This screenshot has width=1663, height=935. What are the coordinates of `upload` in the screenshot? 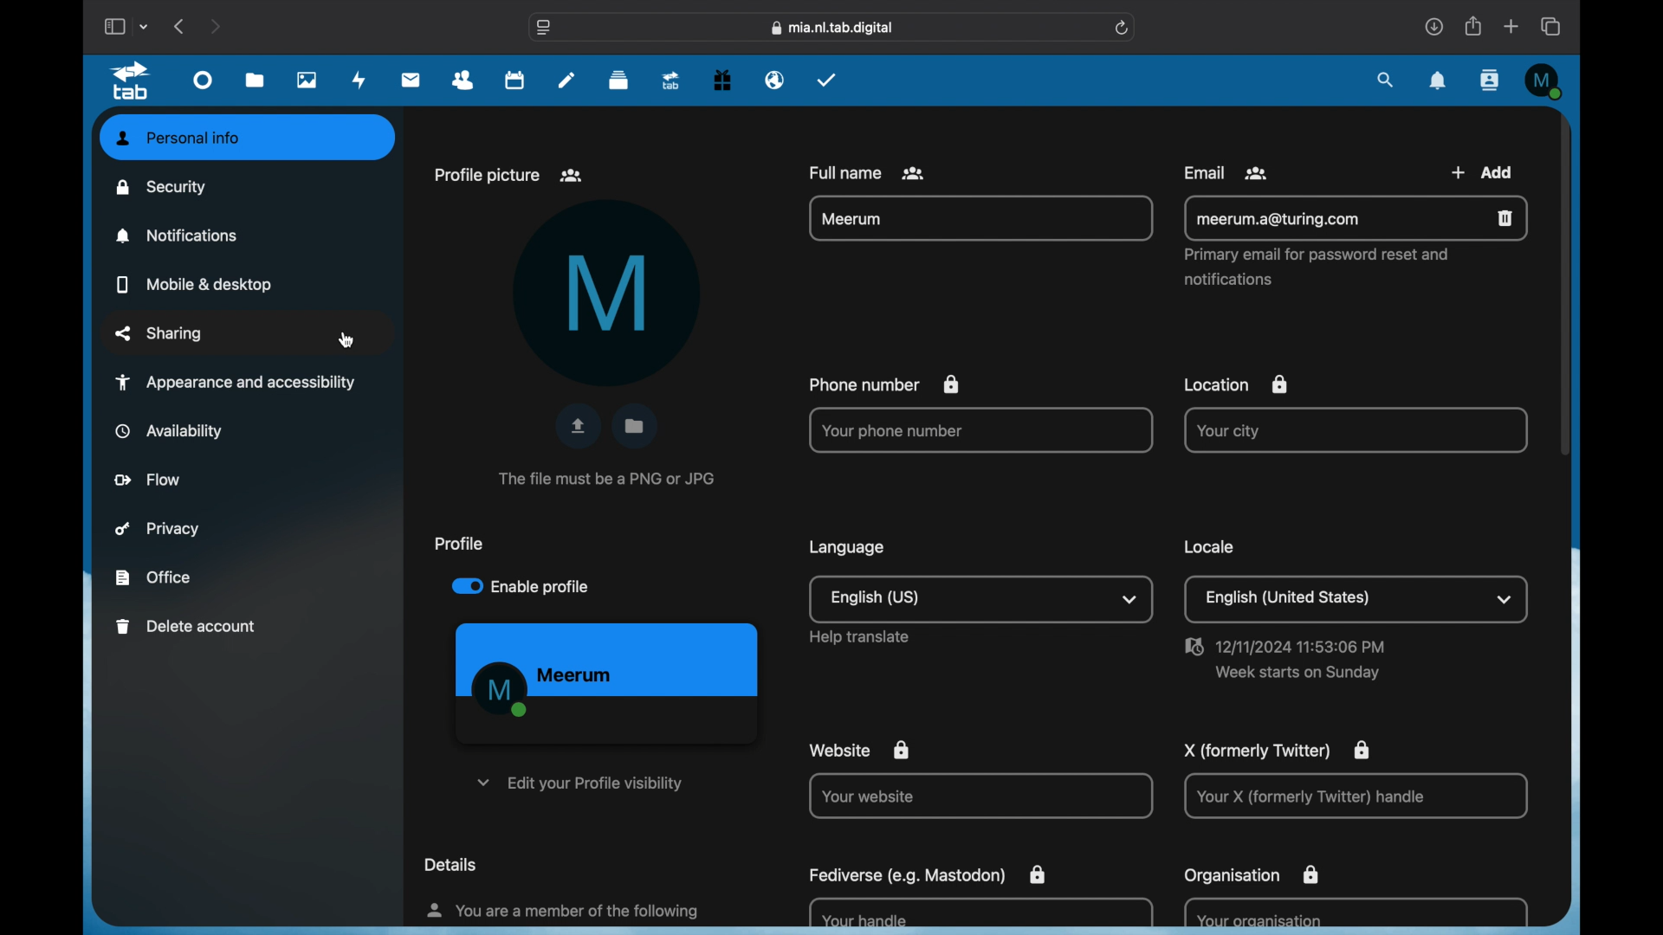 It's located at (580, 425).